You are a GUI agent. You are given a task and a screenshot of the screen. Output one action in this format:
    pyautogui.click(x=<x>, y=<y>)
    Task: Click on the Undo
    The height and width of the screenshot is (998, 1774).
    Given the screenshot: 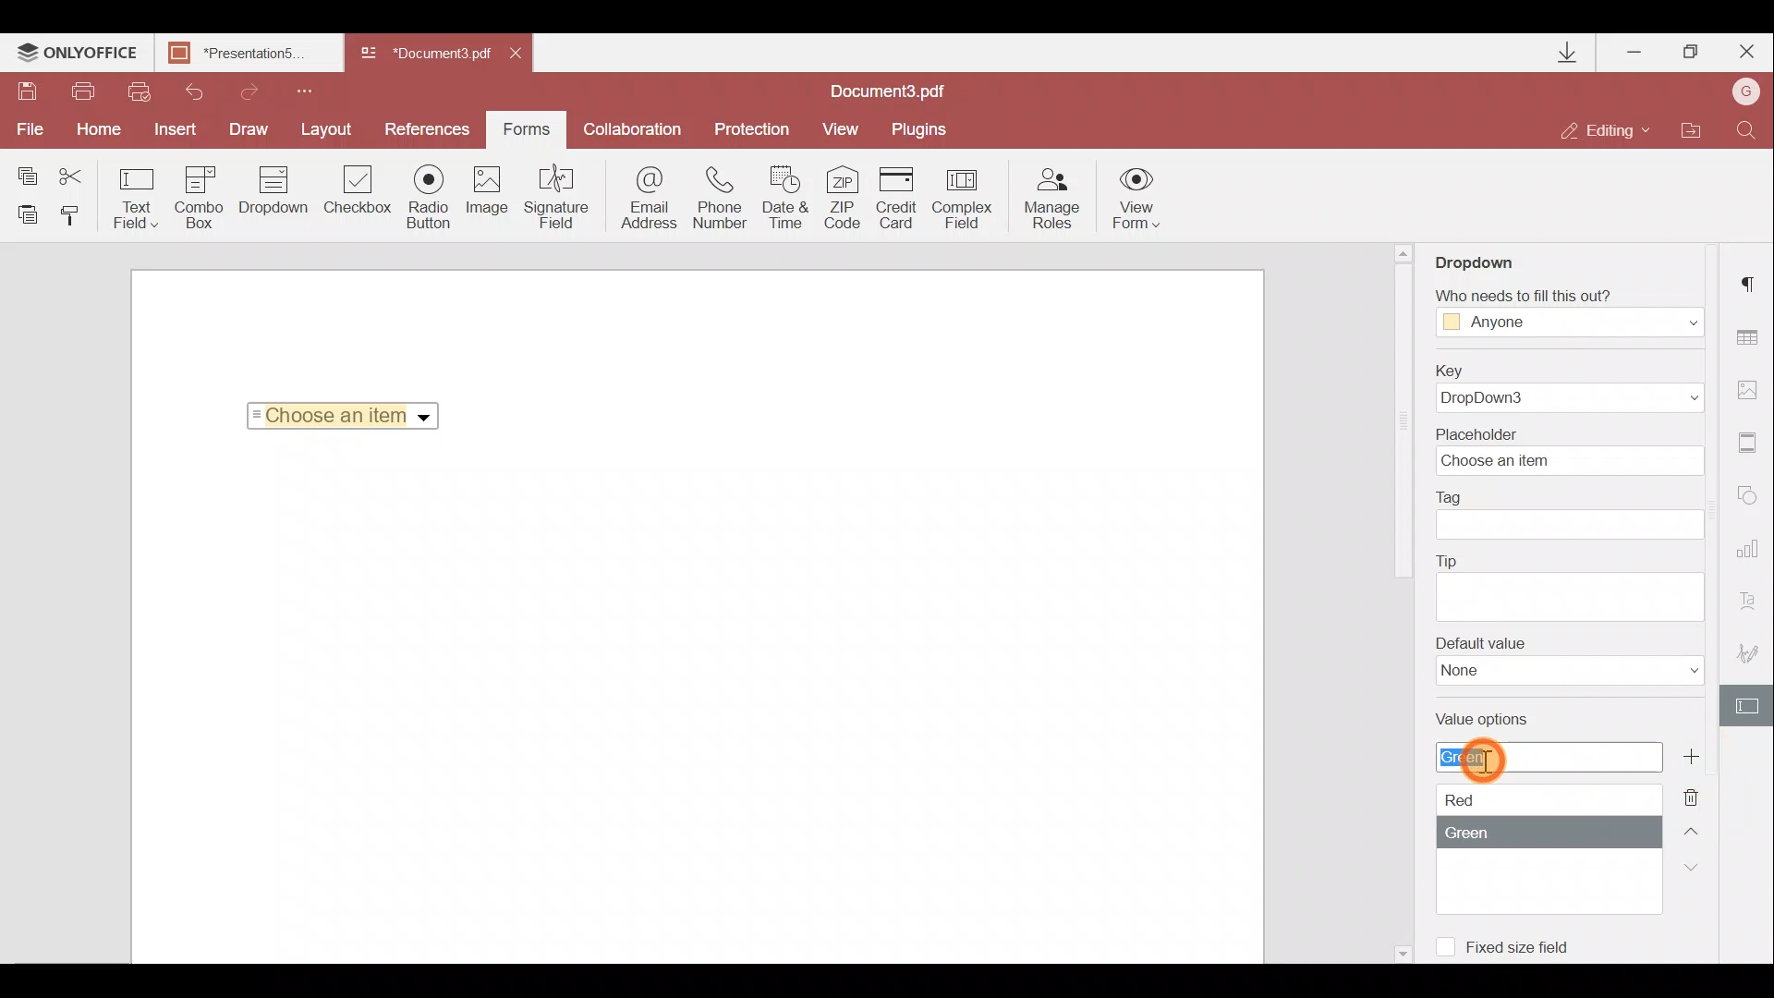 What is the action you would take?
    pyautogui.click(x=193, y=92)
    